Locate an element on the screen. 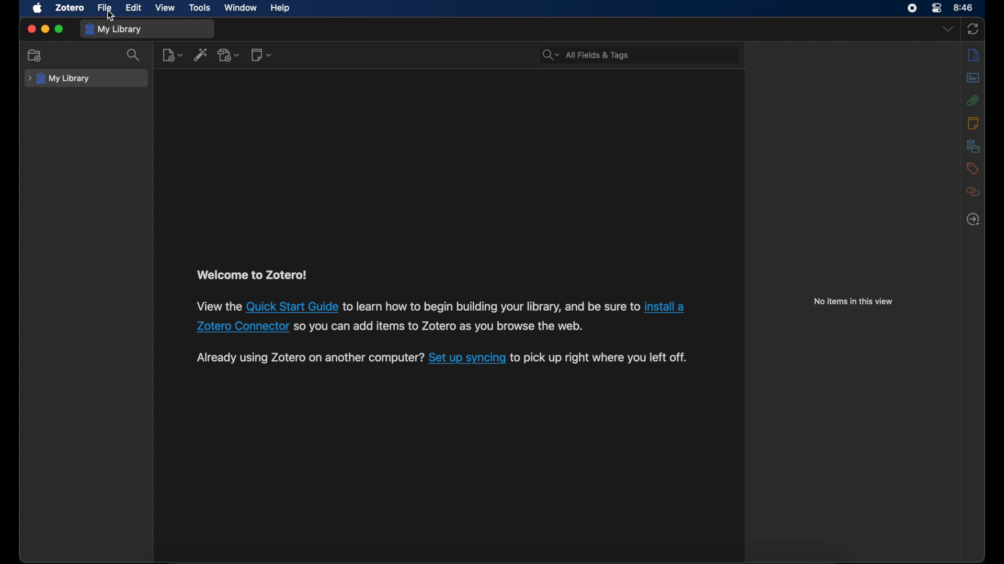 The height and width of the screenshot is (564, 1004). minimize is located at coordinates (45, 29).